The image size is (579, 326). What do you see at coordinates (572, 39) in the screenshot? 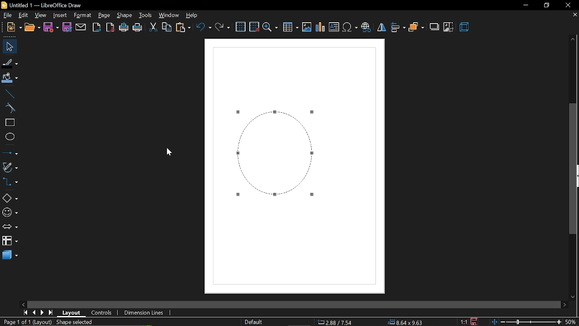
I see `move up` at bounding box center [572, 39].